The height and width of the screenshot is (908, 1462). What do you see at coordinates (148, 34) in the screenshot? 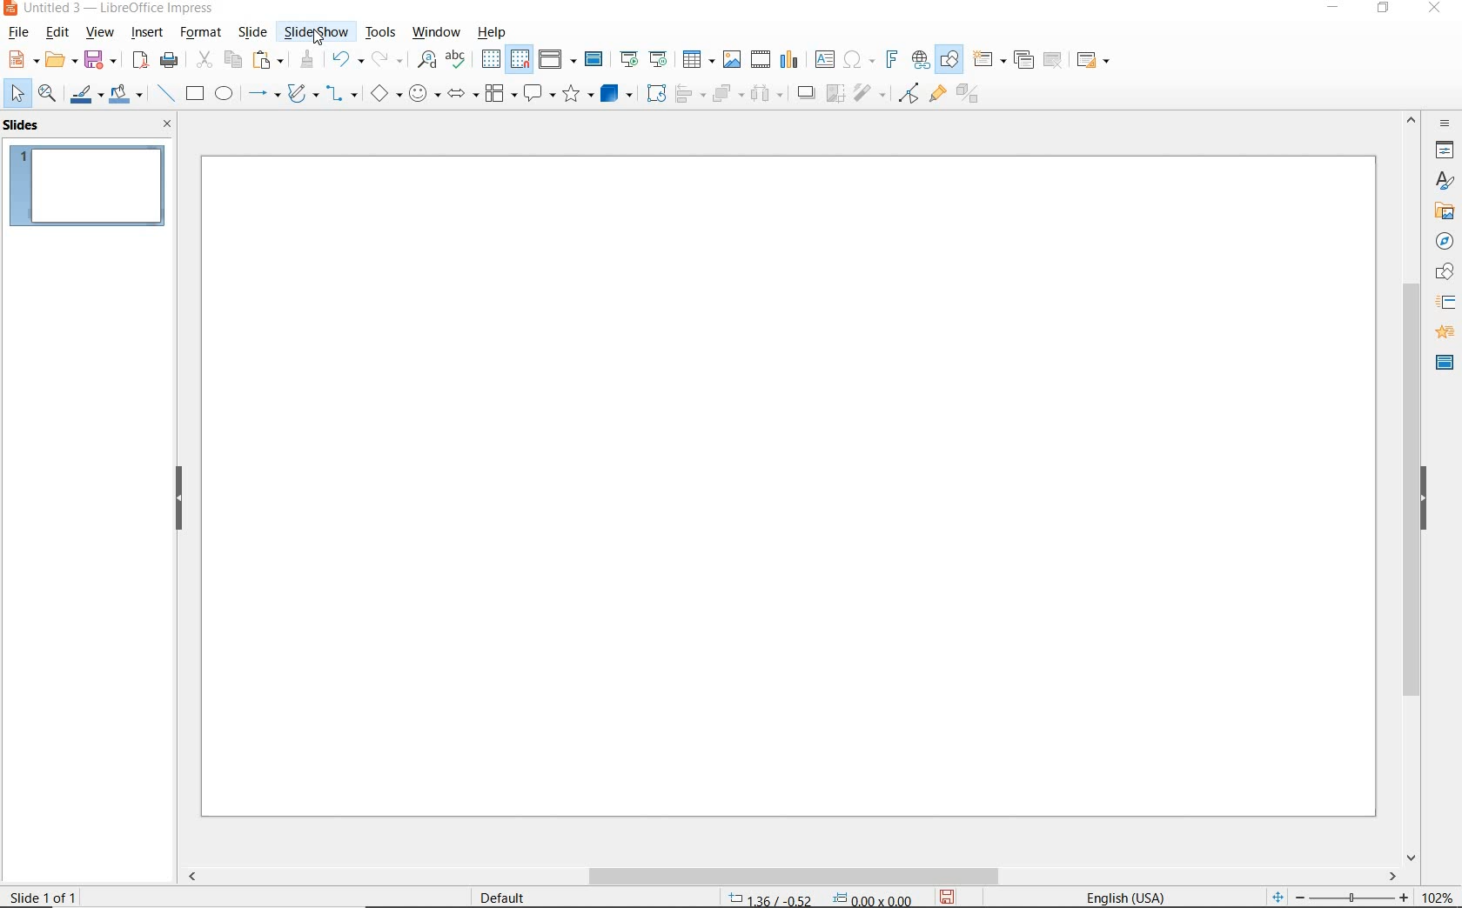
I see `INSERT` at bounding box center [148, 34].